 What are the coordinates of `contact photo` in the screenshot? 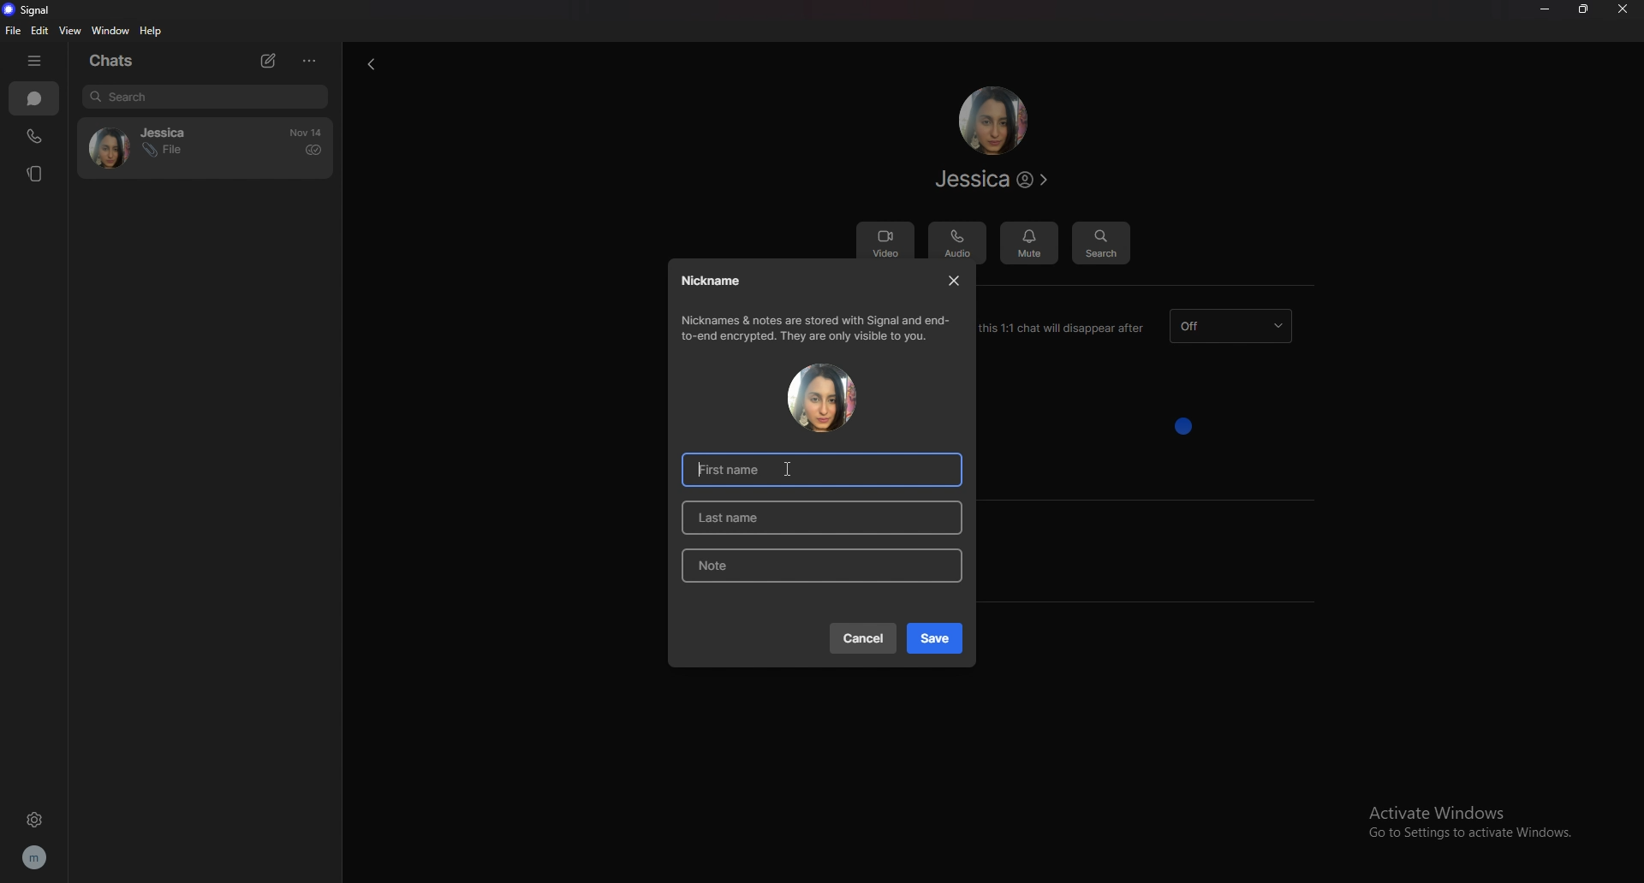 It's located at (821, 398).